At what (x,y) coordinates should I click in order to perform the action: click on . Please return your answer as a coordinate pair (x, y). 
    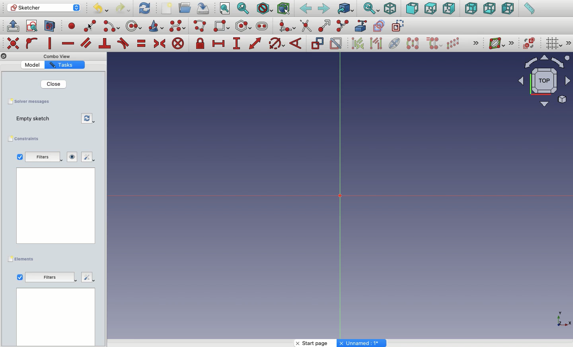
    Looking at the image, I should click on (569, 43).